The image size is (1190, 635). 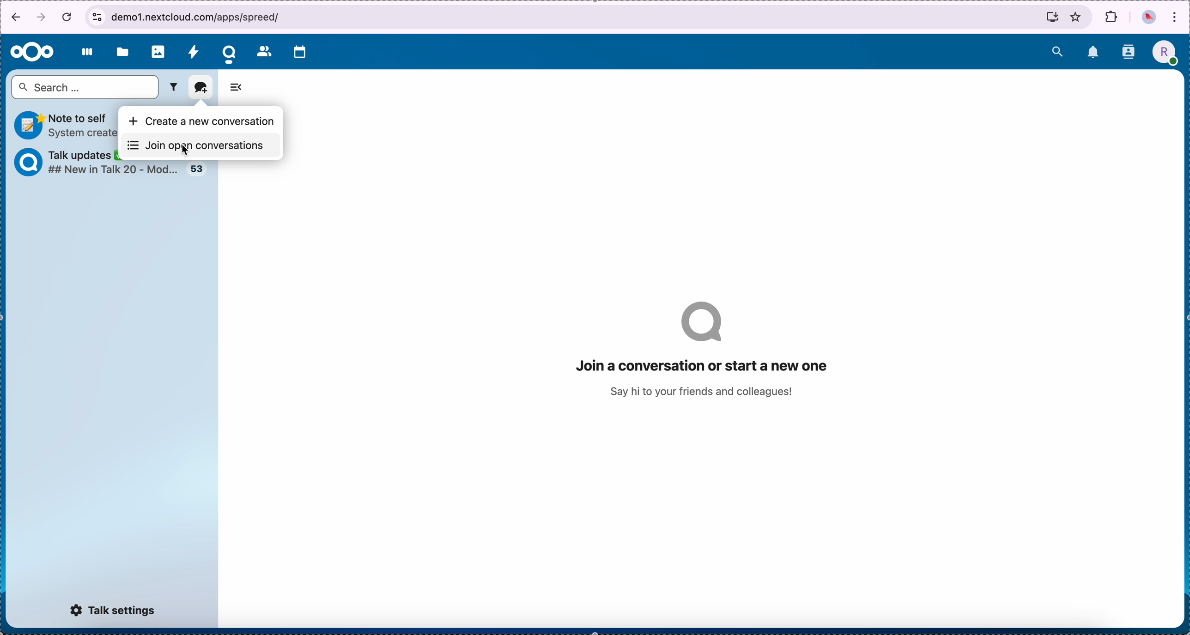 I want to click on contacts, so click(x=1128, y=52).